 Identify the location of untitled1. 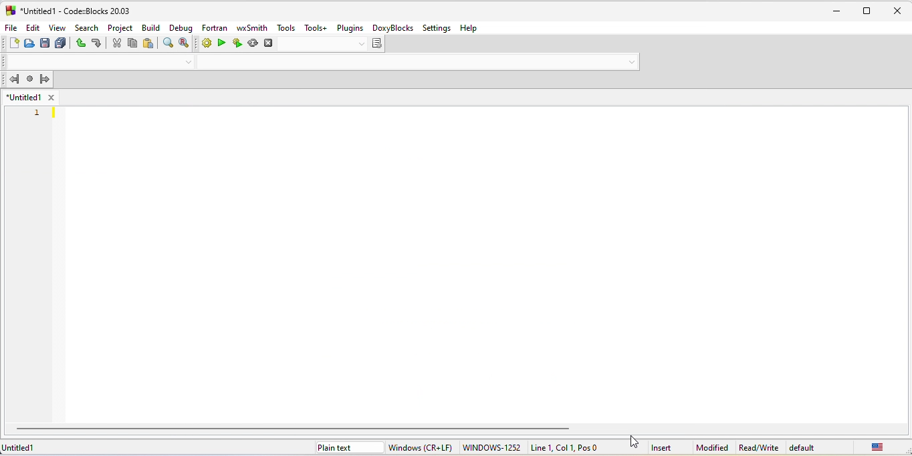
(21, 447).